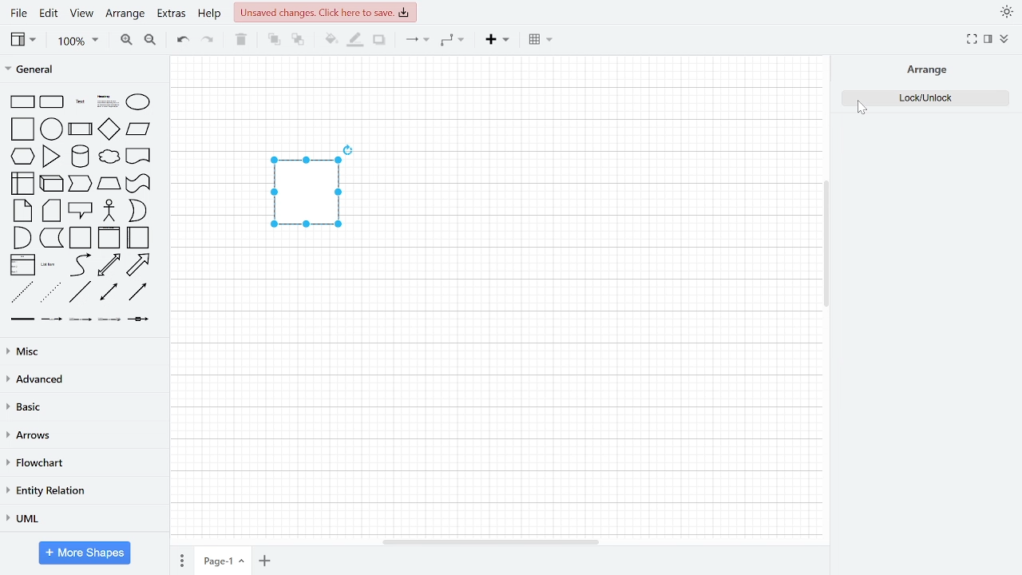  What do you see at coordinates (126, 16) in the screenshot?
I see `arrange` at bounding box center [126, 16].